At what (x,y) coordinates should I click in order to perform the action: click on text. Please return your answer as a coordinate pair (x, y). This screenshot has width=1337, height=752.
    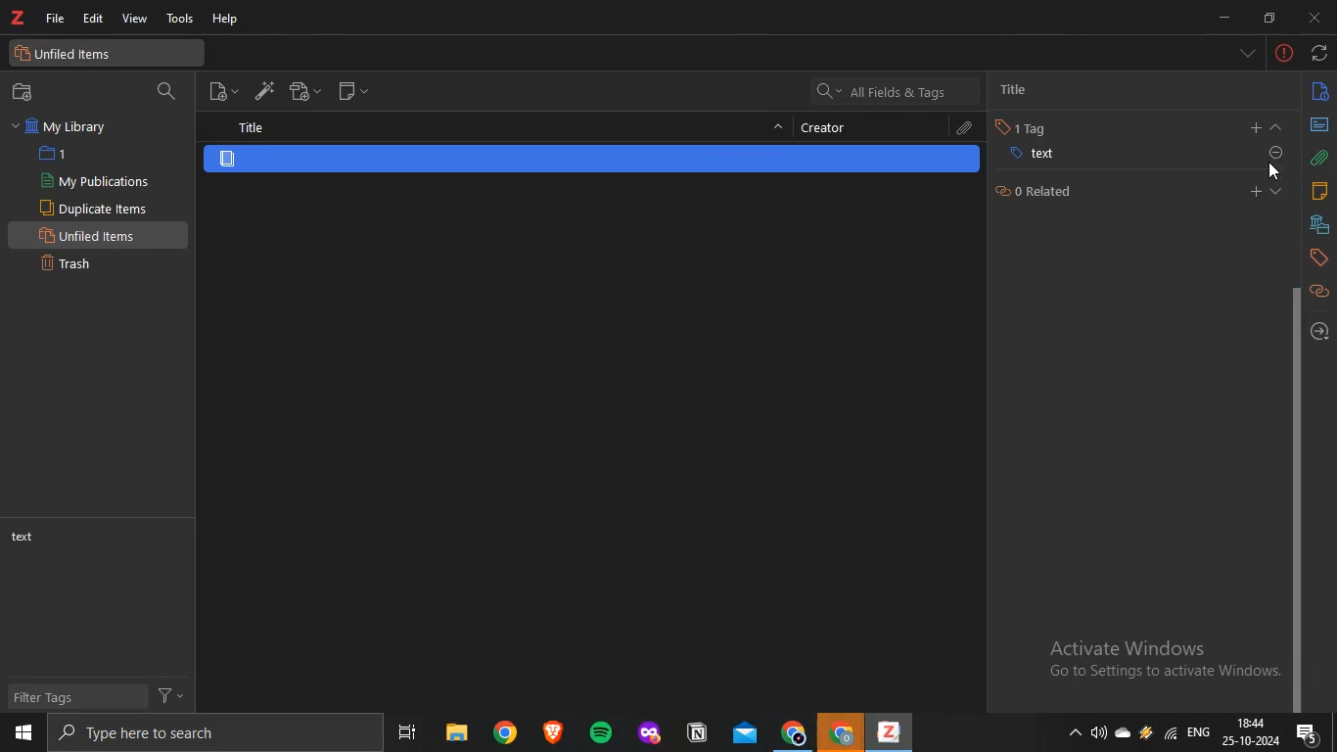
    Looking at the image, I should click on (21, 19).